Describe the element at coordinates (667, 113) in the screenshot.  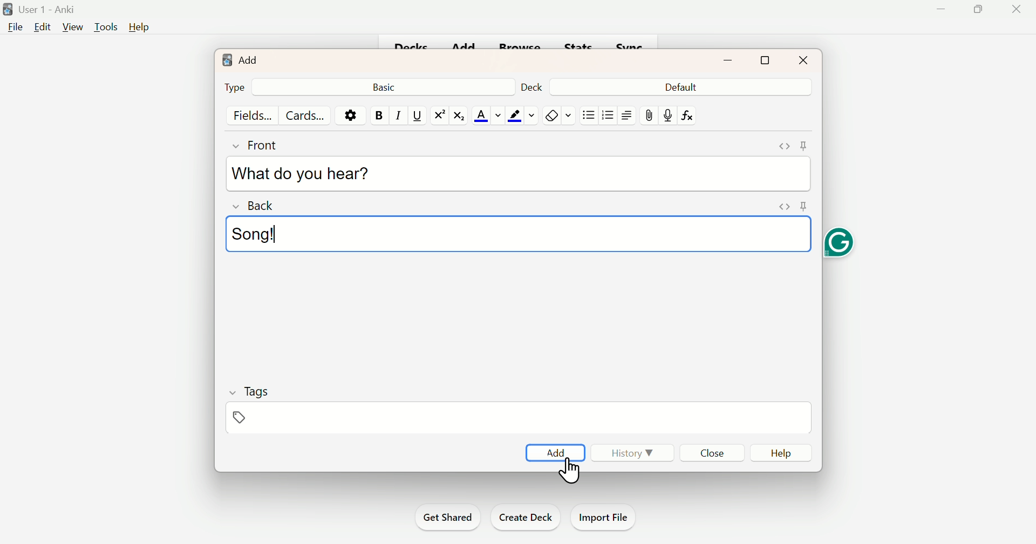
I see `Mic` at that location.